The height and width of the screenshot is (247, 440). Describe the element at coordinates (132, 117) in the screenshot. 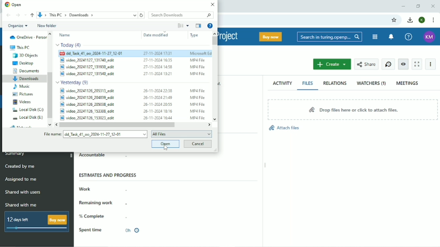

I see `Video file` at that location.